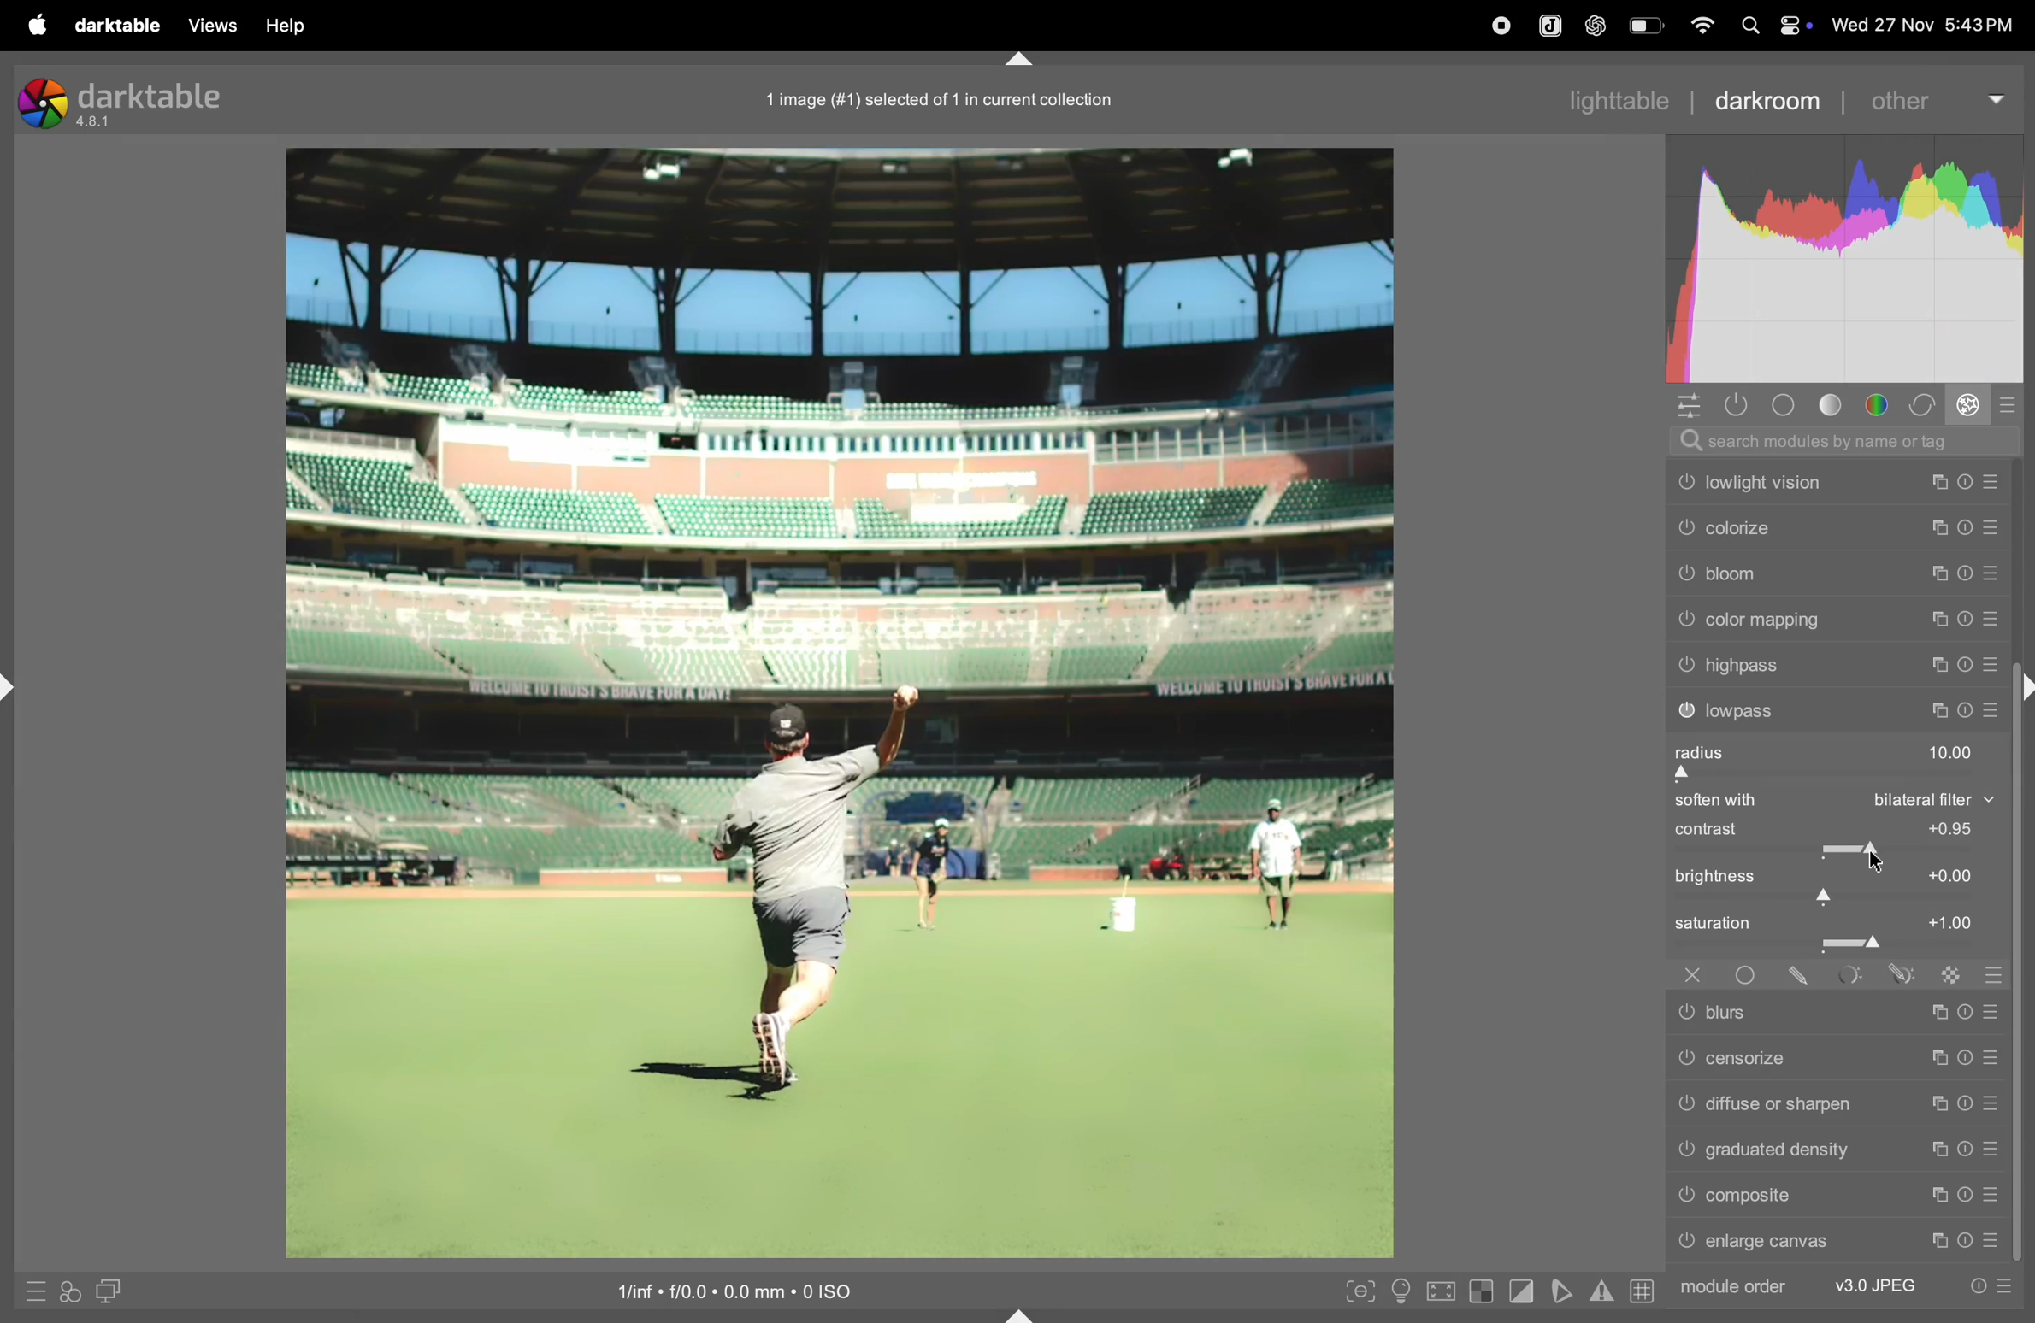  Describe the element at coordinates (1834, 665) in the screenshot. I see `high pass` at that location.